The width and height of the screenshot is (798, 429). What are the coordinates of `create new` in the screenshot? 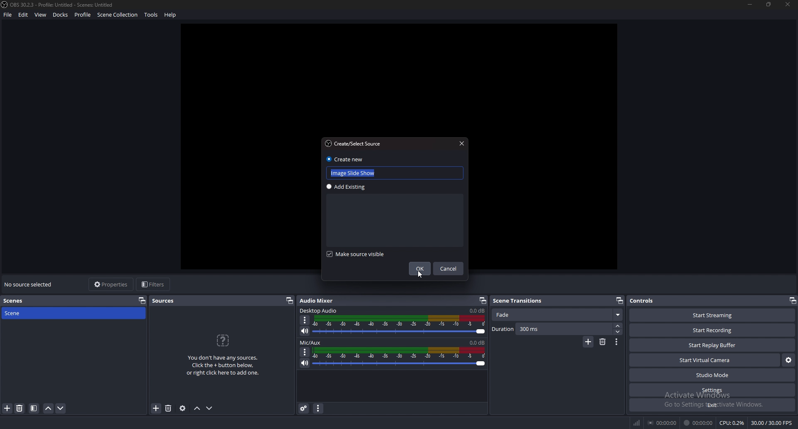 It's located at (345, 159).